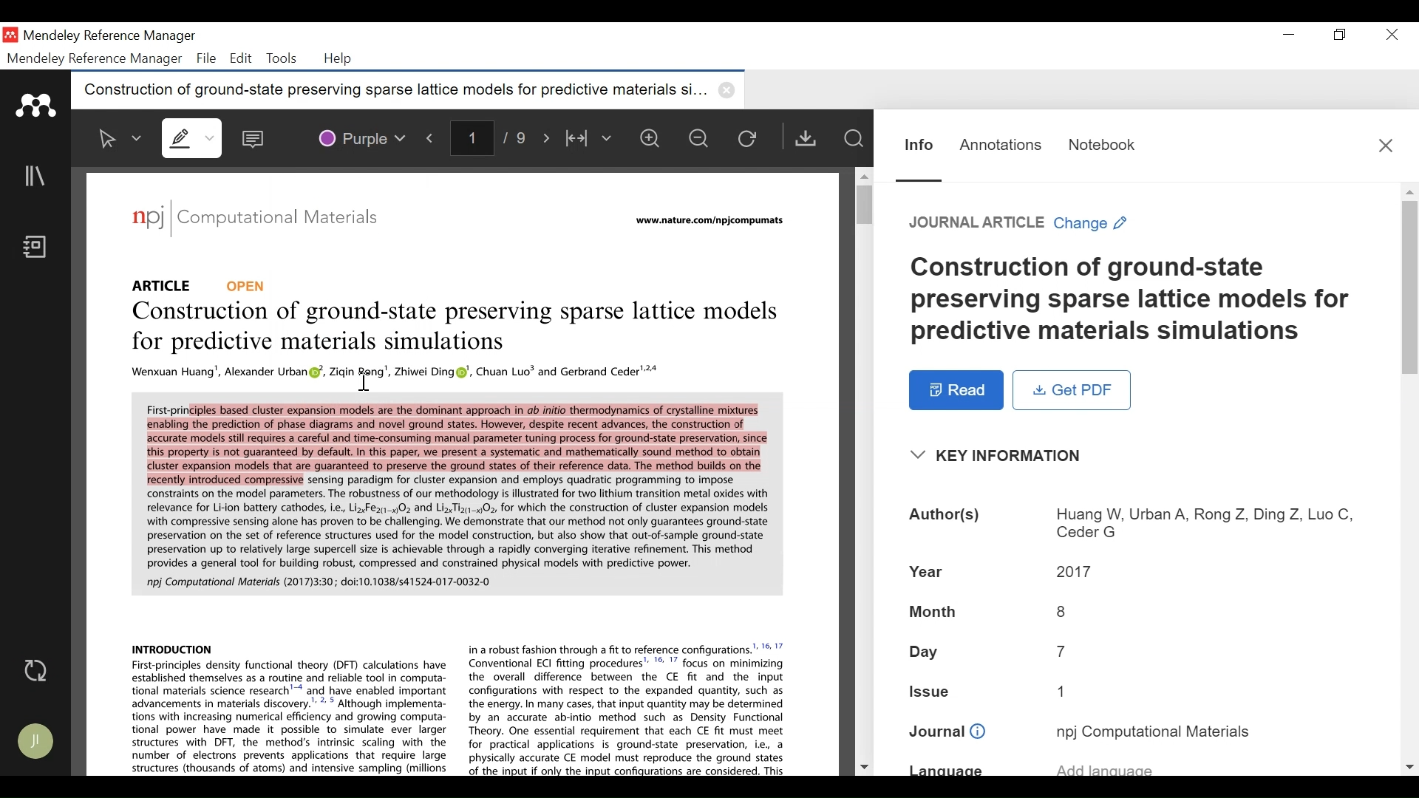  I want to click on Get PDF, so click(810, 137).